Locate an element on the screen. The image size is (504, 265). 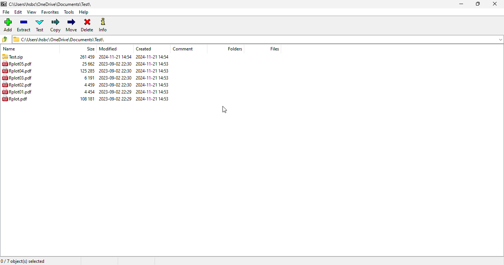
.zip archive created is located at coordinates (13, 57).